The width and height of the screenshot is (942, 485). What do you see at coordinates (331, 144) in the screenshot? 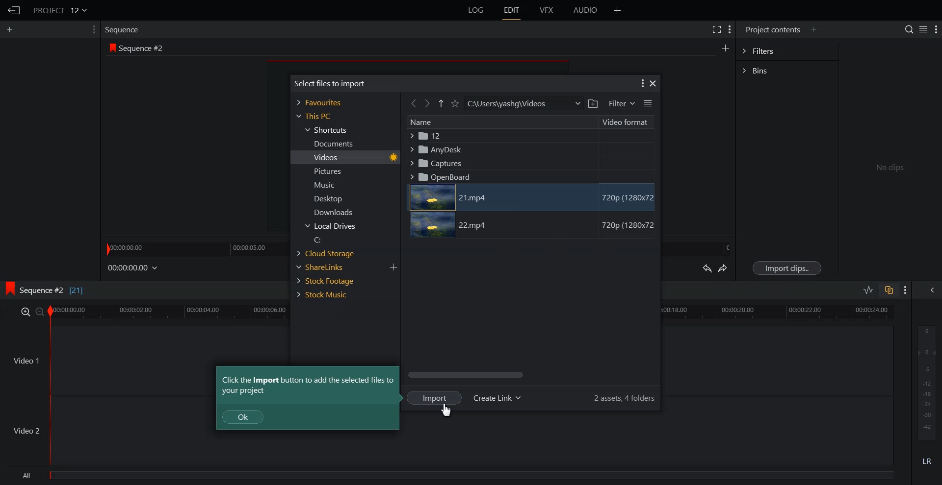
I see `Documents` at bounding box center [331, 144].